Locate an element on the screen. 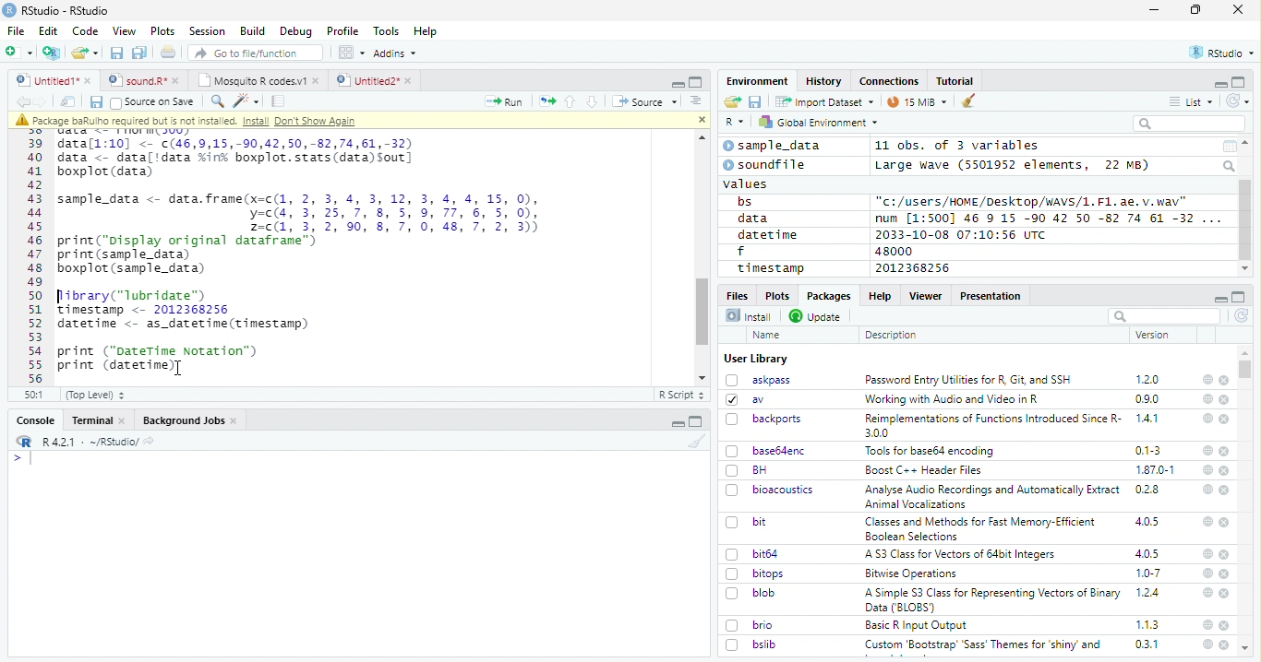  brio is located at coordinates (750, 625).